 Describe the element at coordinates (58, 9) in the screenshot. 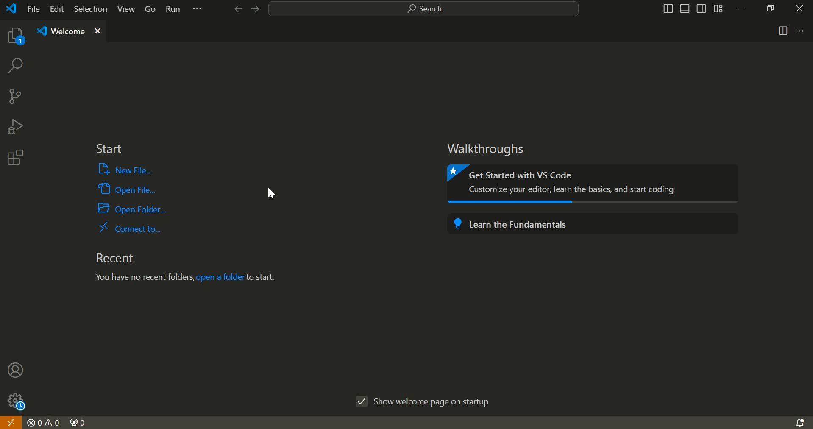

I see `edit` at that location.